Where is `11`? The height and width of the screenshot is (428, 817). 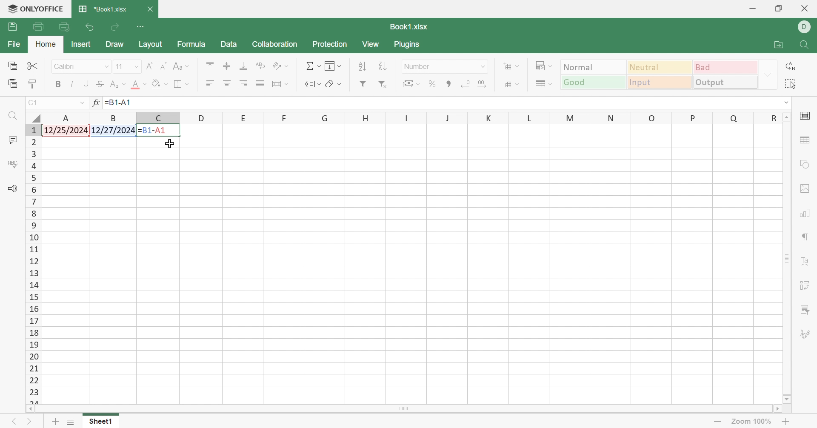
11 is located at coordinates (119, 66).